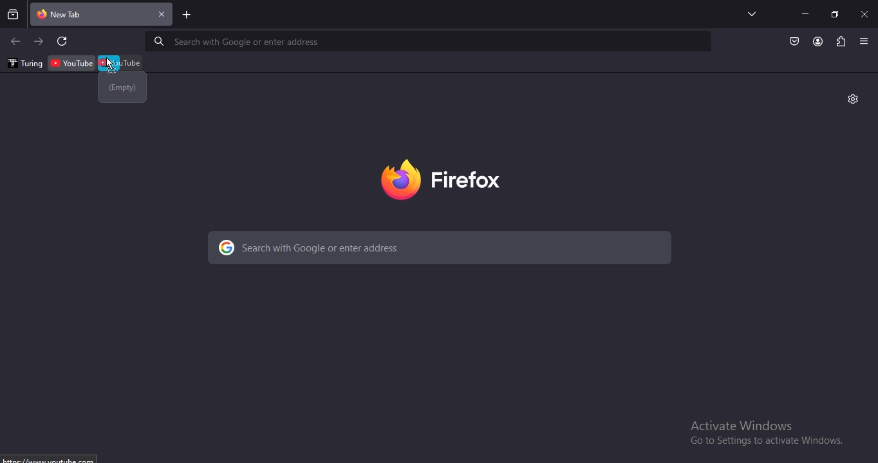  I want to click on refresh, so click(63, 42).